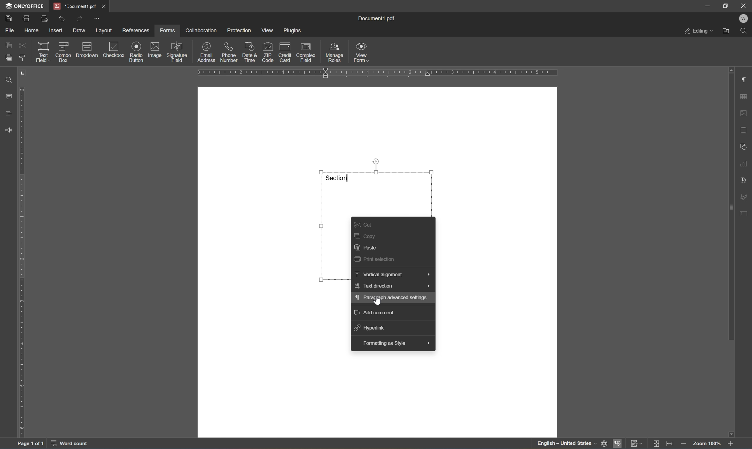 Image resolution: width=752 pixels, height=449 pixels. Describe the element at coordinates (249, 51) in the screenshot. I see `date & time` at that location.